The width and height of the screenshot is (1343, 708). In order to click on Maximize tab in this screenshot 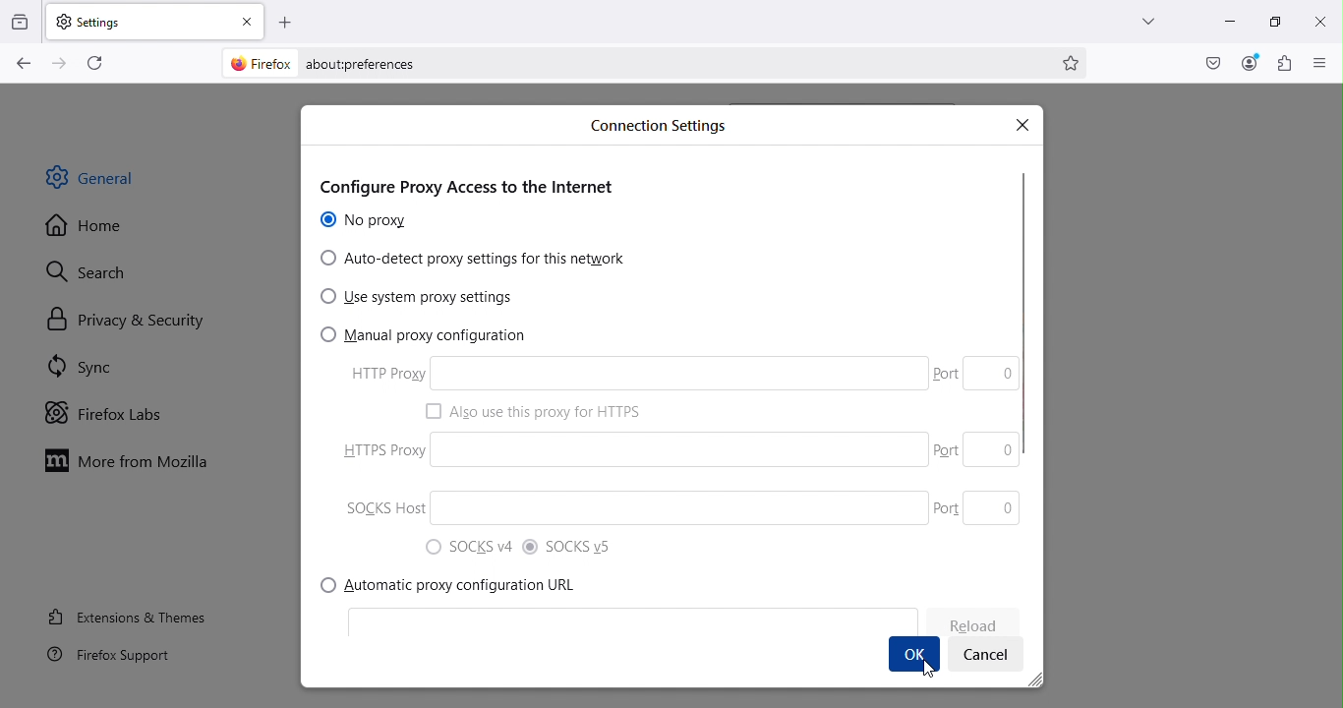, I will do `click(1271, 19)`.